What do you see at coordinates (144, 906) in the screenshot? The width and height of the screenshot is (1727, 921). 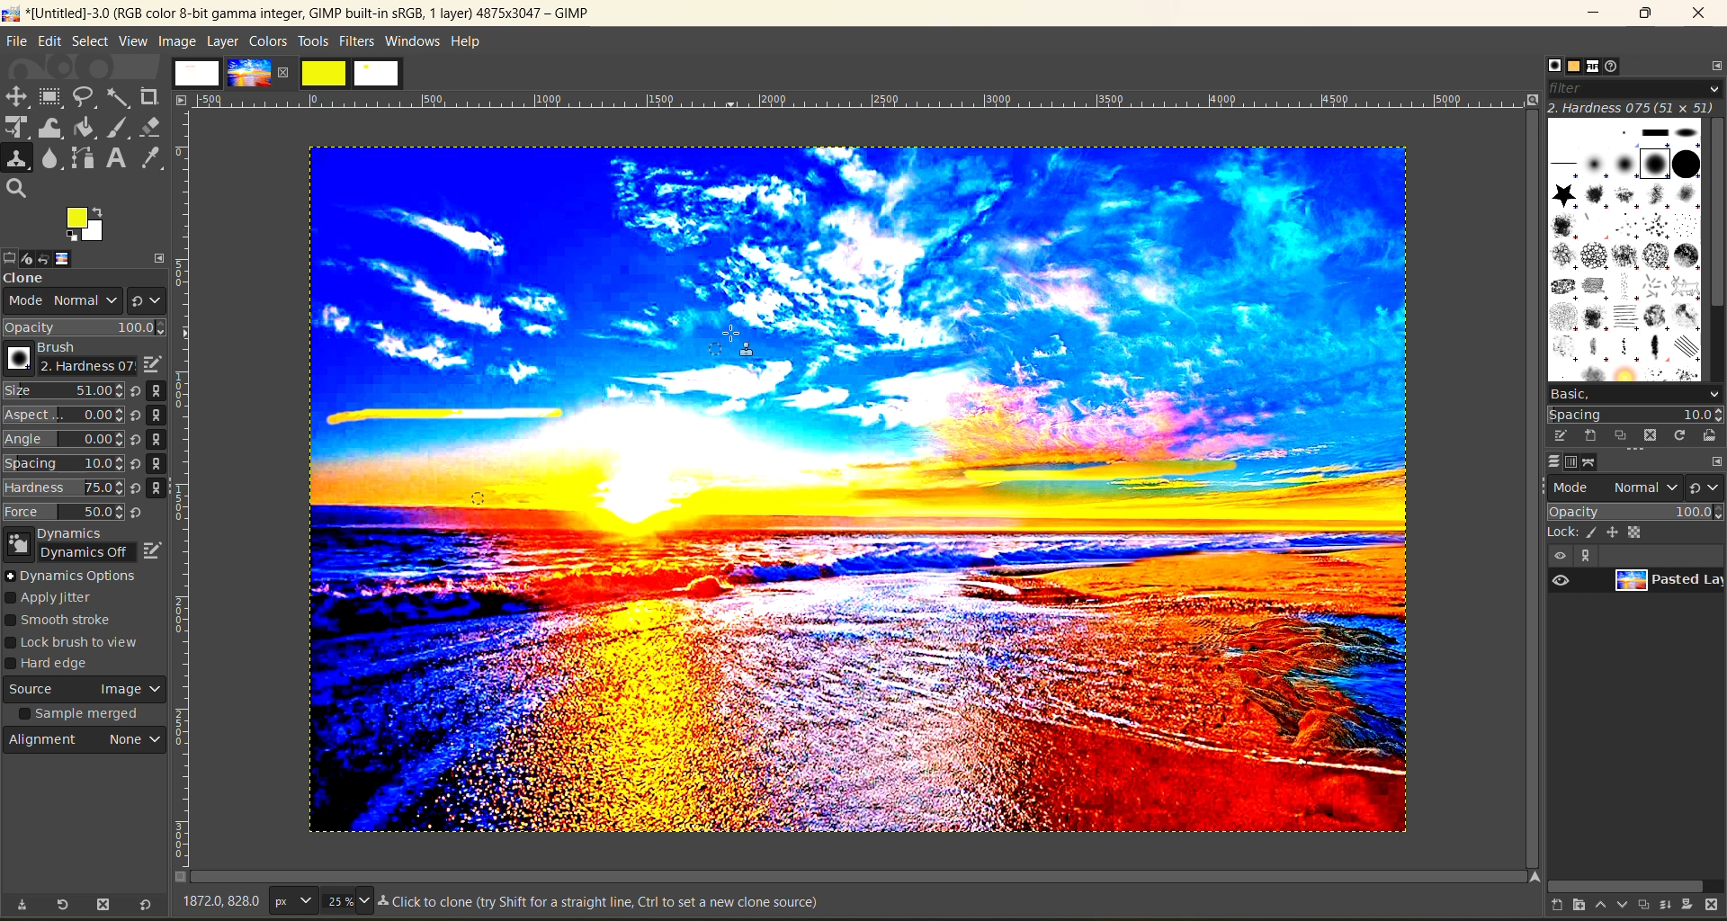 I see `reset to default values` at bounding box center [144, 906].